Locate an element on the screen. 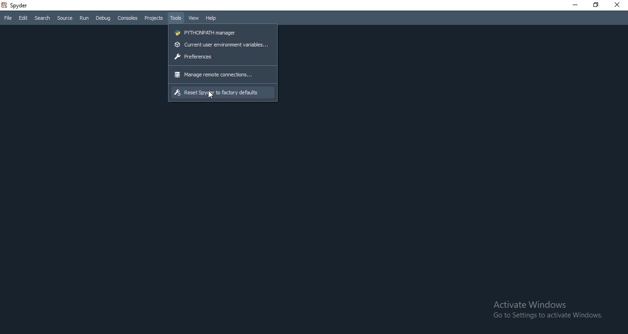  Consoles is located at coordinates (127, 18).